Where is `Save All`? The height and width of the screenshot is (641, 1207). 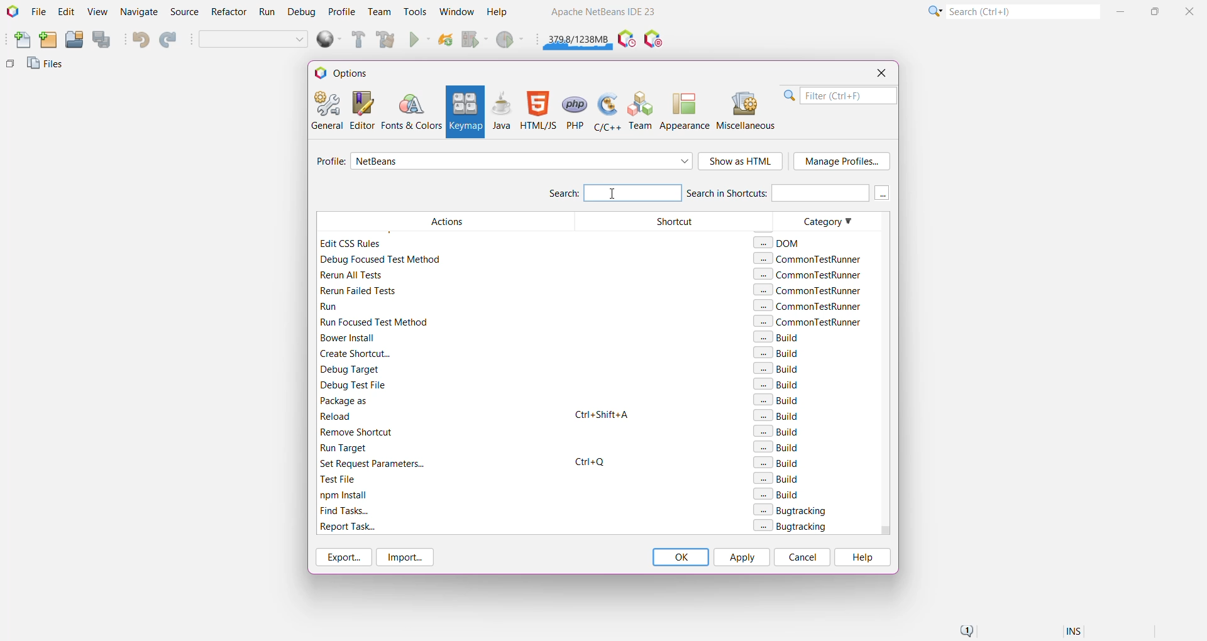 Save All is located at coordinates (102, 40).